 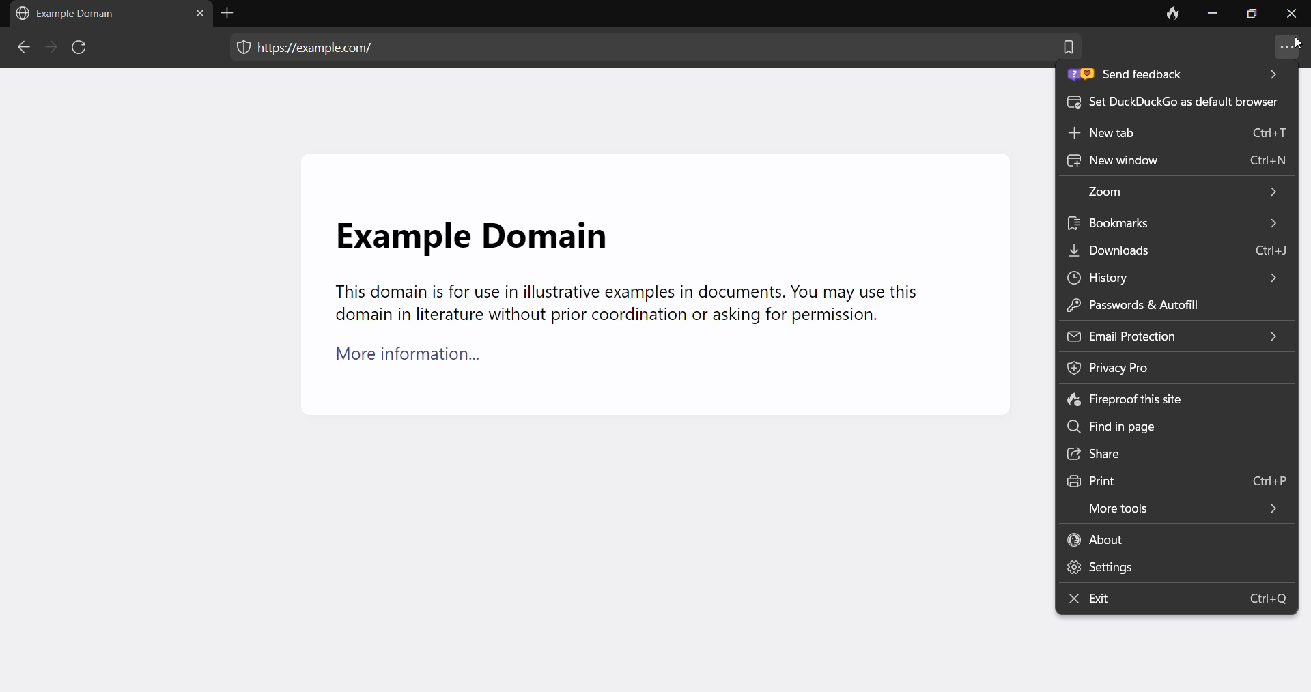 What do you see at coordinates (322, 46) in the screenshot?
I see `web address` at bounding box center [322, 46].